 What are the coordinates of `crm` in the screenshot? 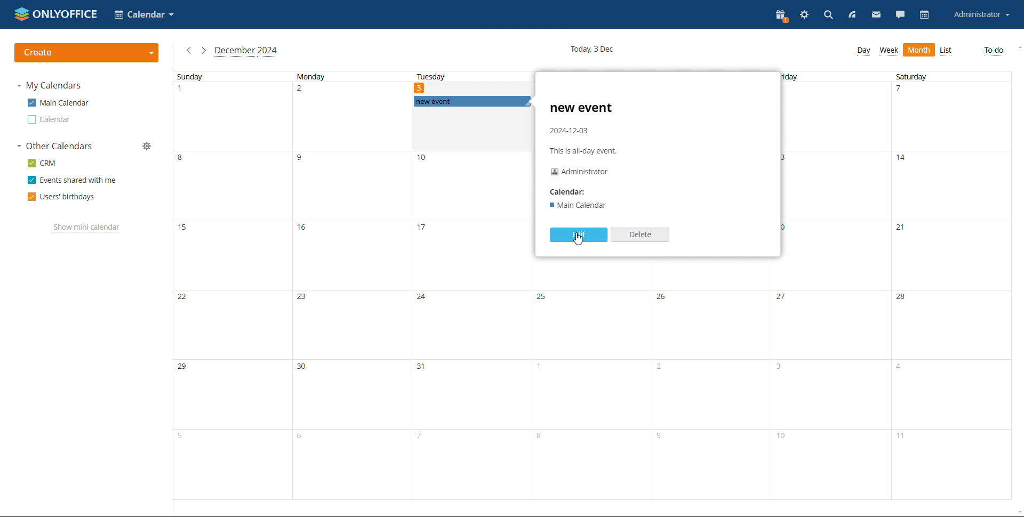 It's located at (41, 164).